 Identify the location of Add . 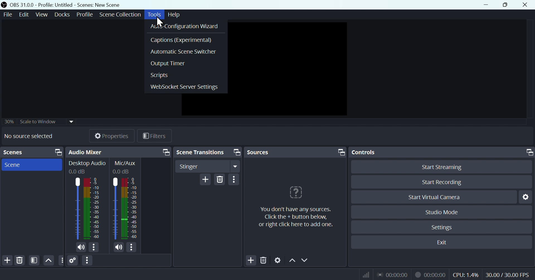
(205, 179).